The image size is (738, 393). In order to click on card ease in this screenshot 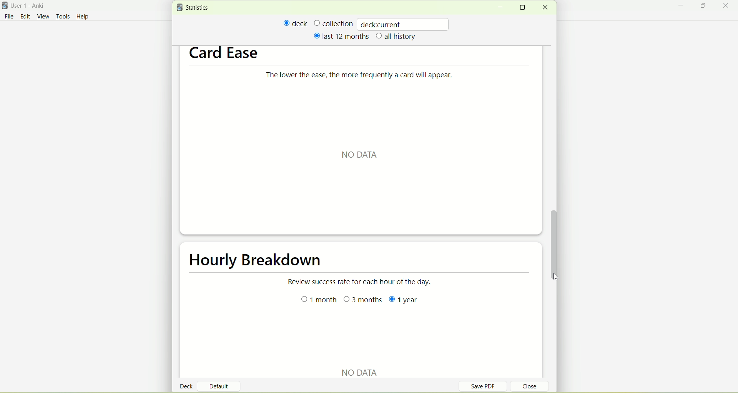, I will do `click(224, 53)`.